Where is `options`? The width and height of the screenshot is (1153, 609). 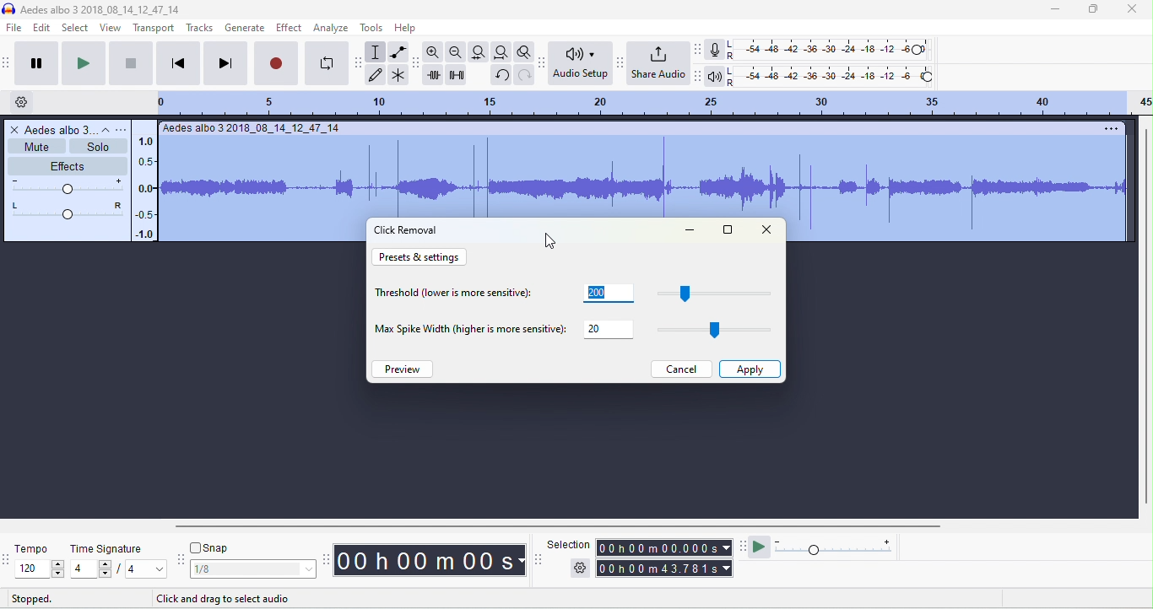 options is located at coordinates (1111, 129).